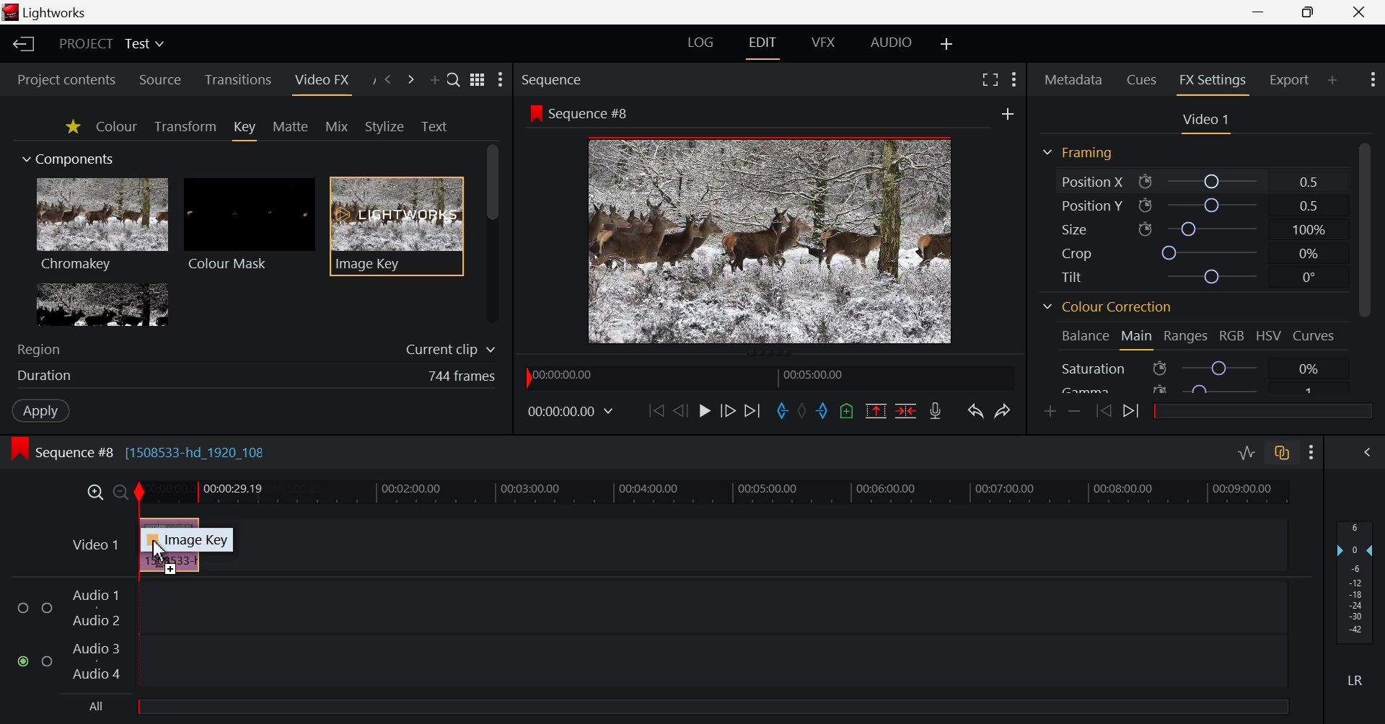  Describe the element at coordinates (1309, 182) in the screenshot. I see `0.5` at that location.